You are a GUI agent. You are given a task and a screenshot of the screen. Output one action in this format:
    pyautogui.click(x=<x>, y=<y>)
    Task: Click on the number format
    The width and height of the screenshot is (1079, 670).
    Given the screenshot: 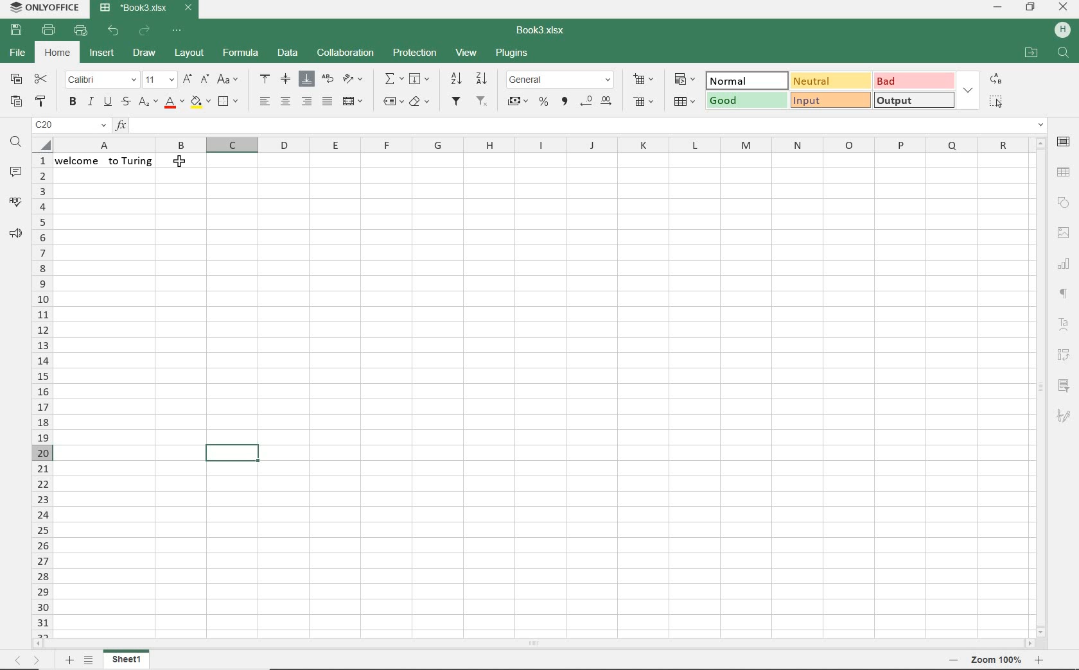 What is the action you would take?
    pyautogui.click(x=560, y=81)
    